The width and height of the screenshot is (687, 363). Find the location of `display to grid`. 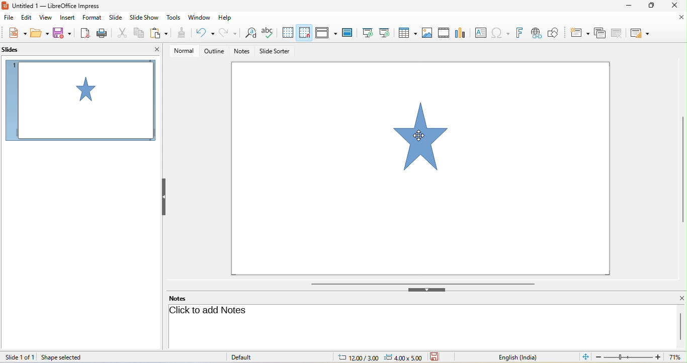

display to grid is located at coordinates (289, 32).